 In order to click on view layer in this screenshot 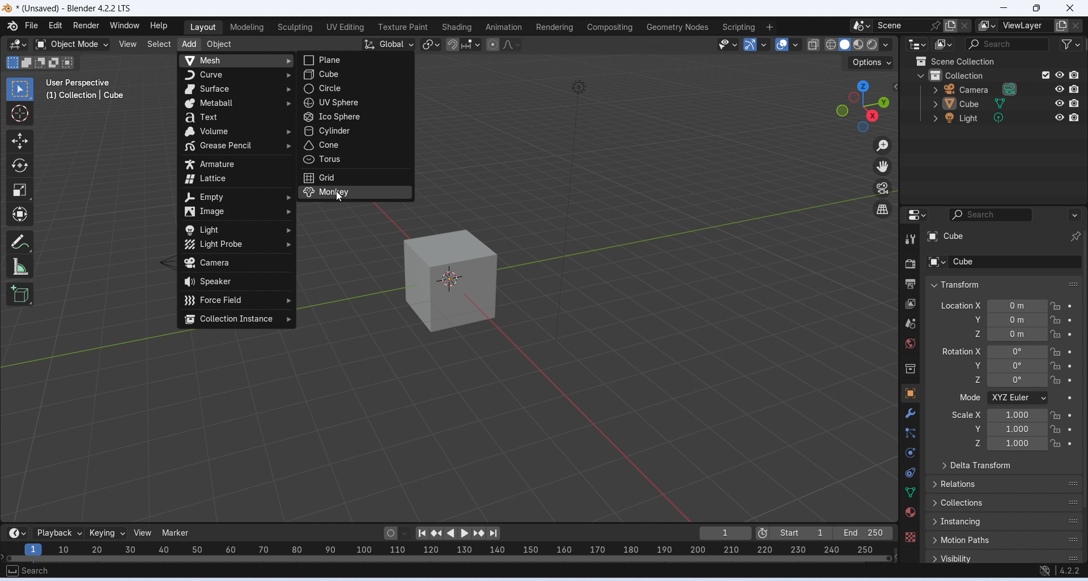, I will do `click(1025, 25)`.